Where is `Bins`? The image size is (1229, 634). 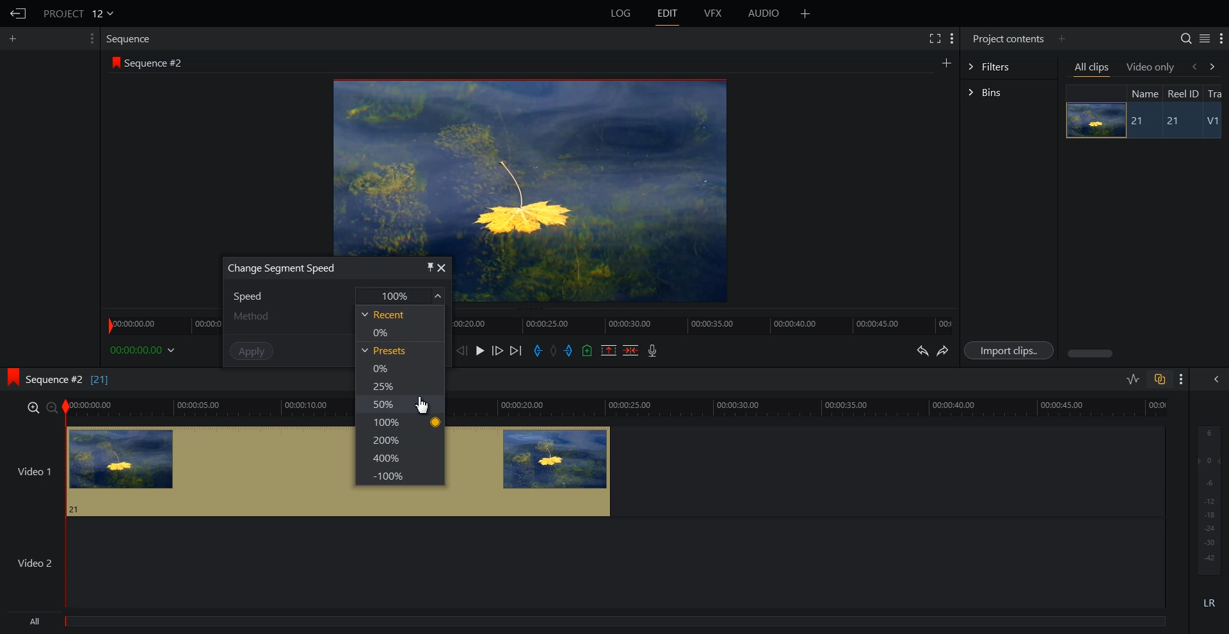
Bins is located at coordinates (1009, 93).